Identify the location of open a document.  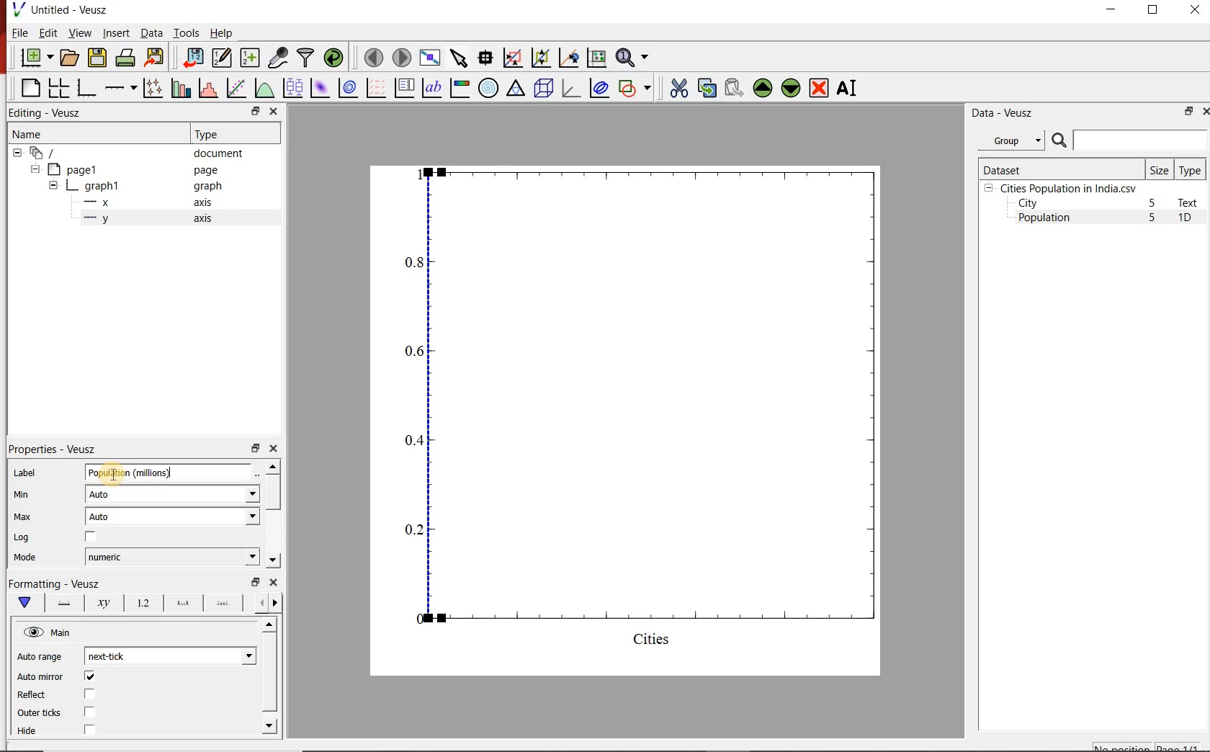
(68, 58).